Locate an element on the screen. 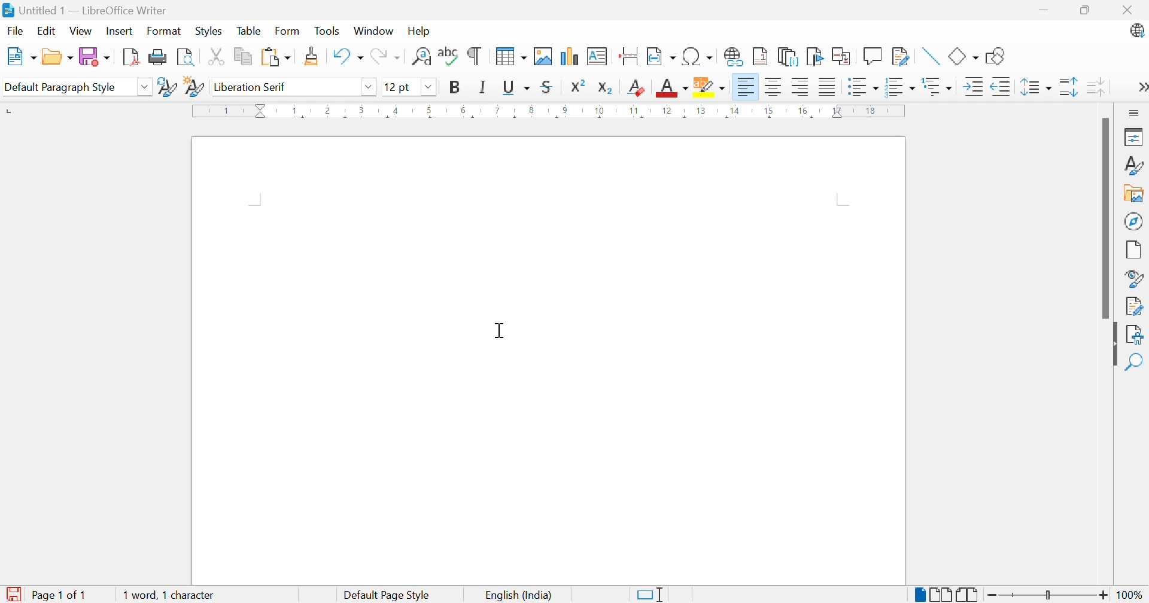  Align right is located at coordinates (803, 88).